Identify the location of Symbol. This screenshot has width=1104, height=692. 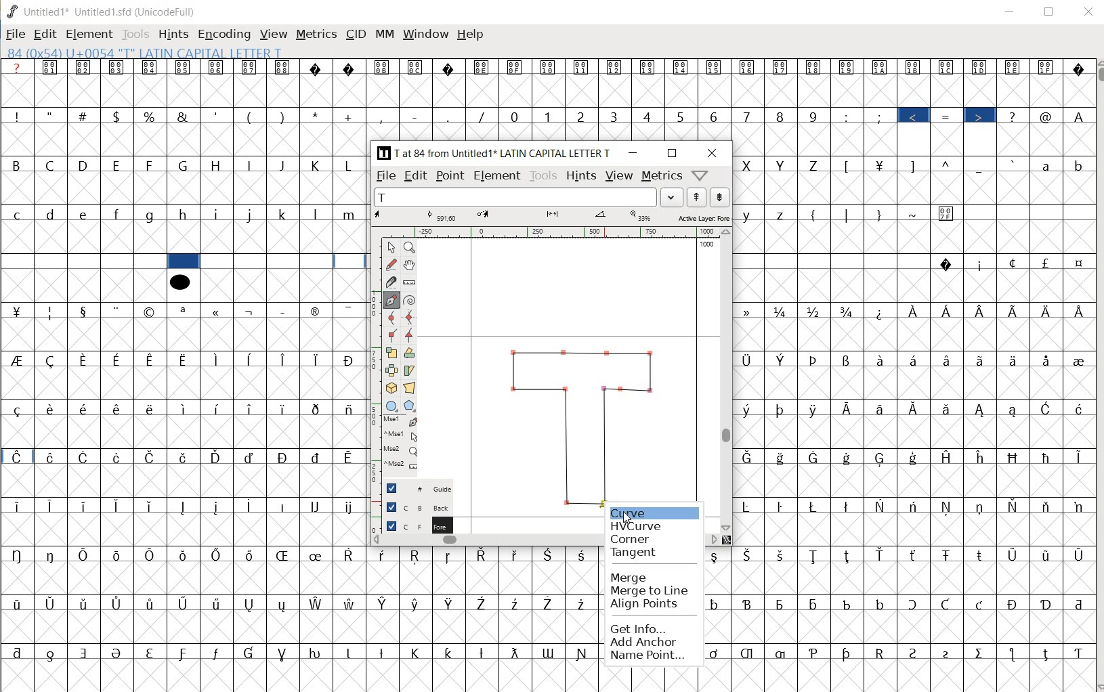
(781, 506).